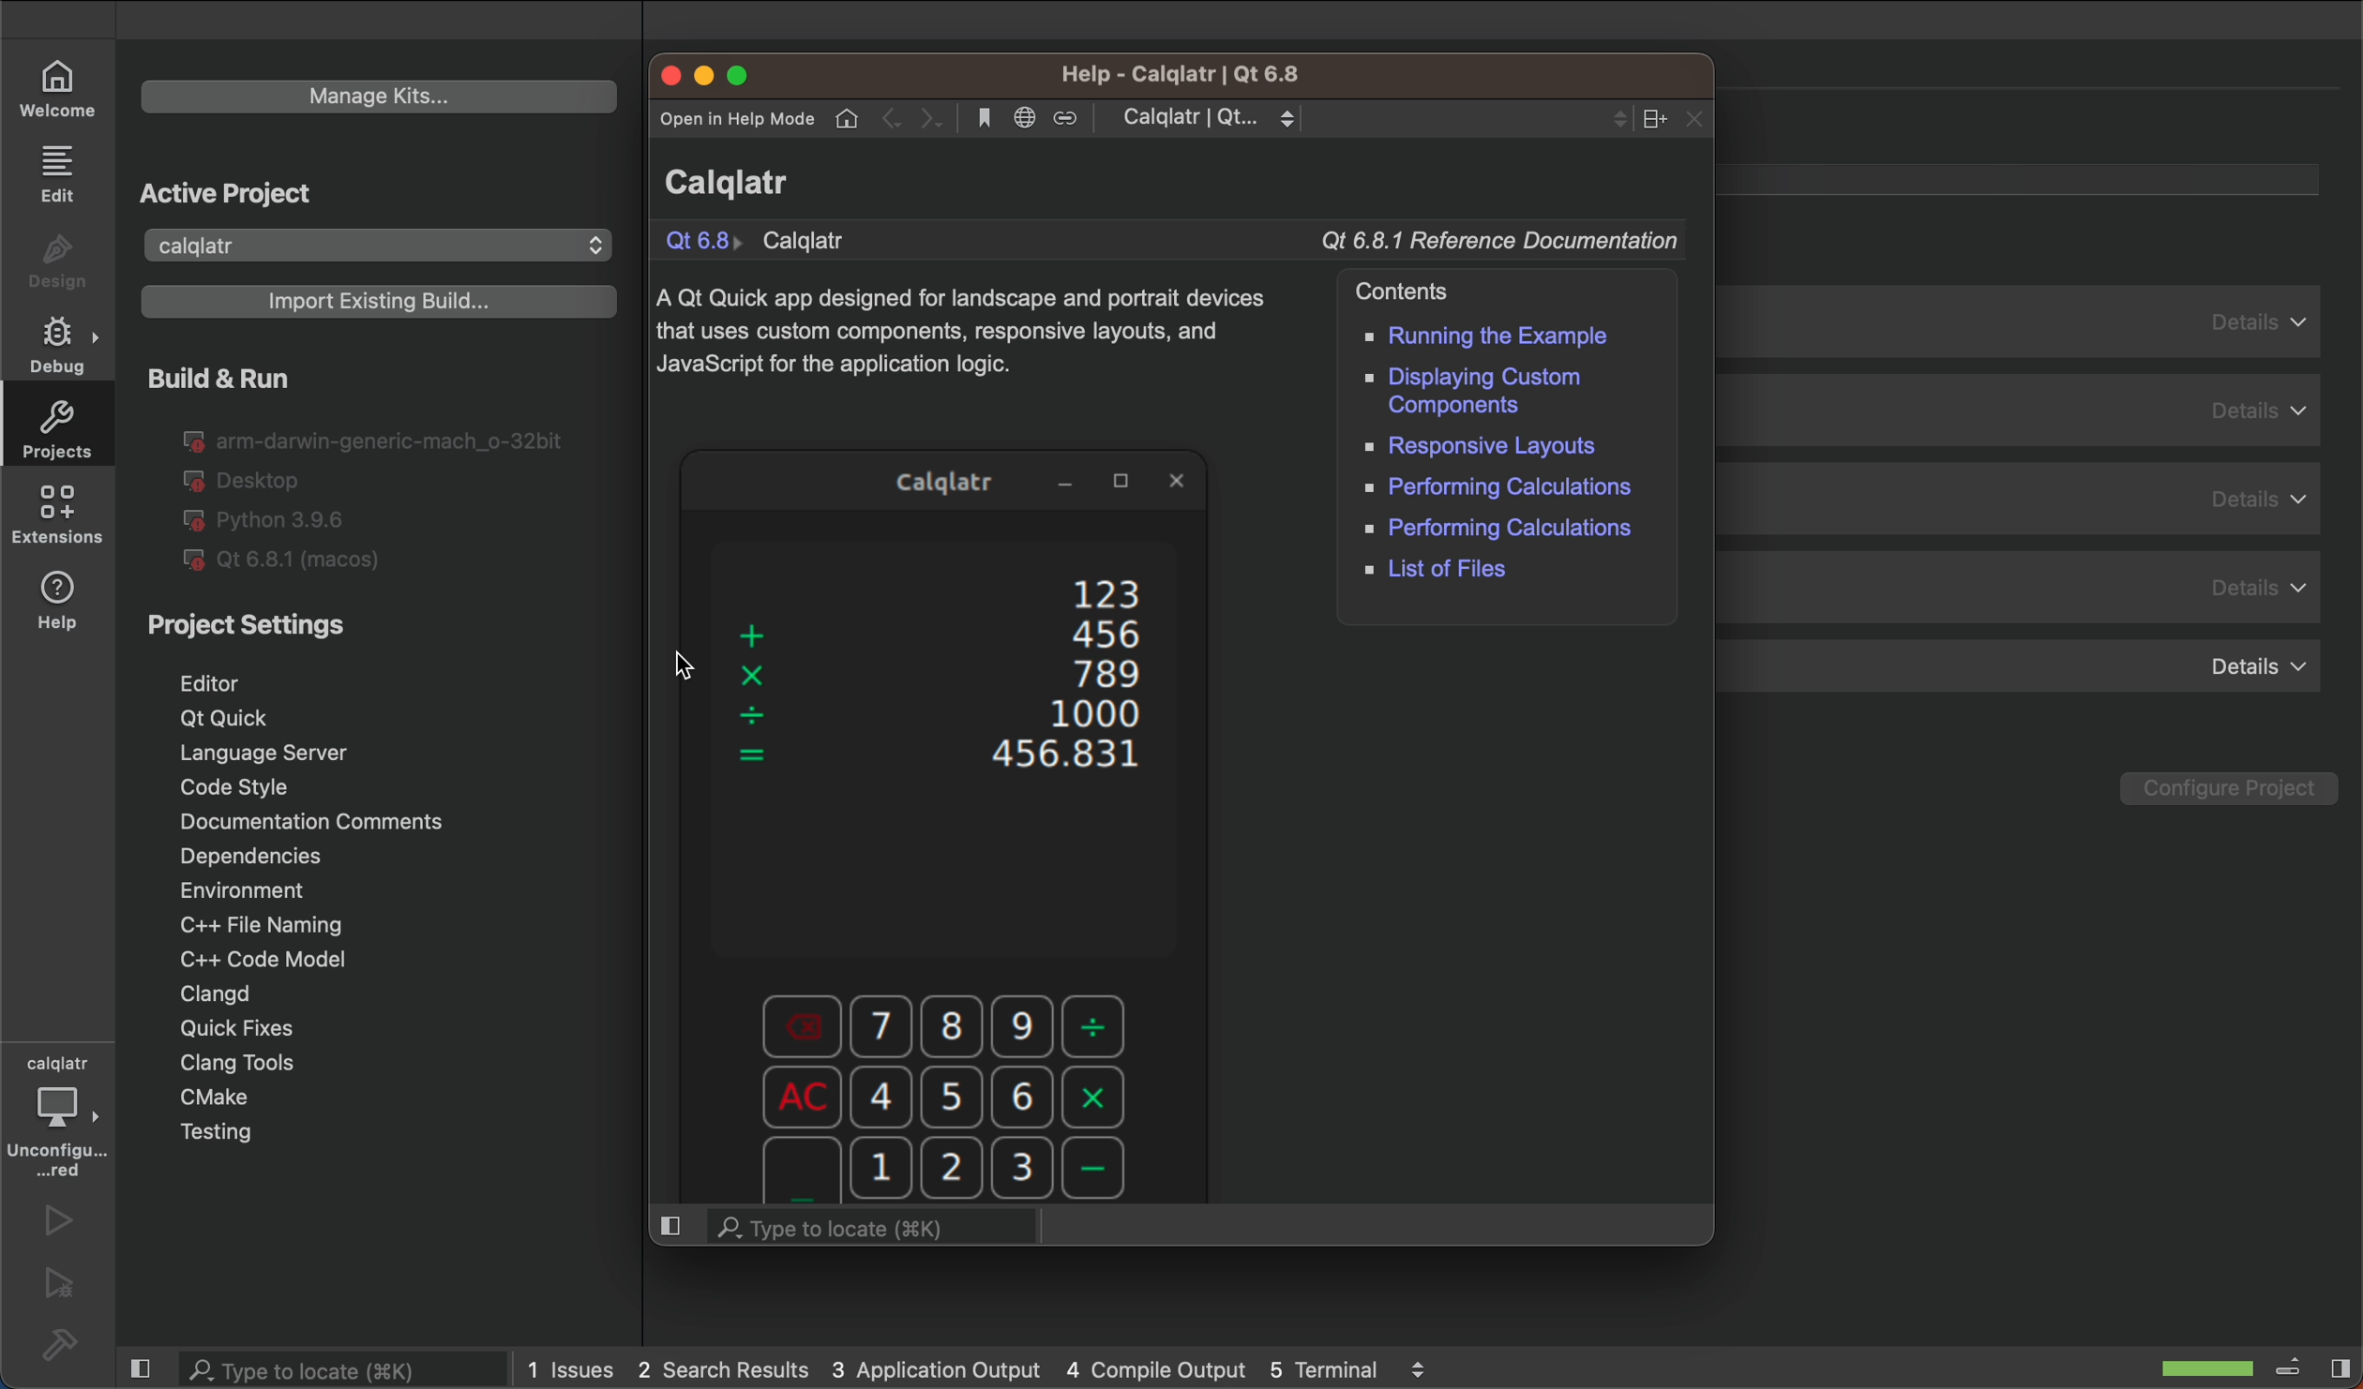 The image size is (2363, 1389). What do you see at coordinates (1362, 1371) in the screenshot?
I see `terminal` at bounding box center [1362, 1371].